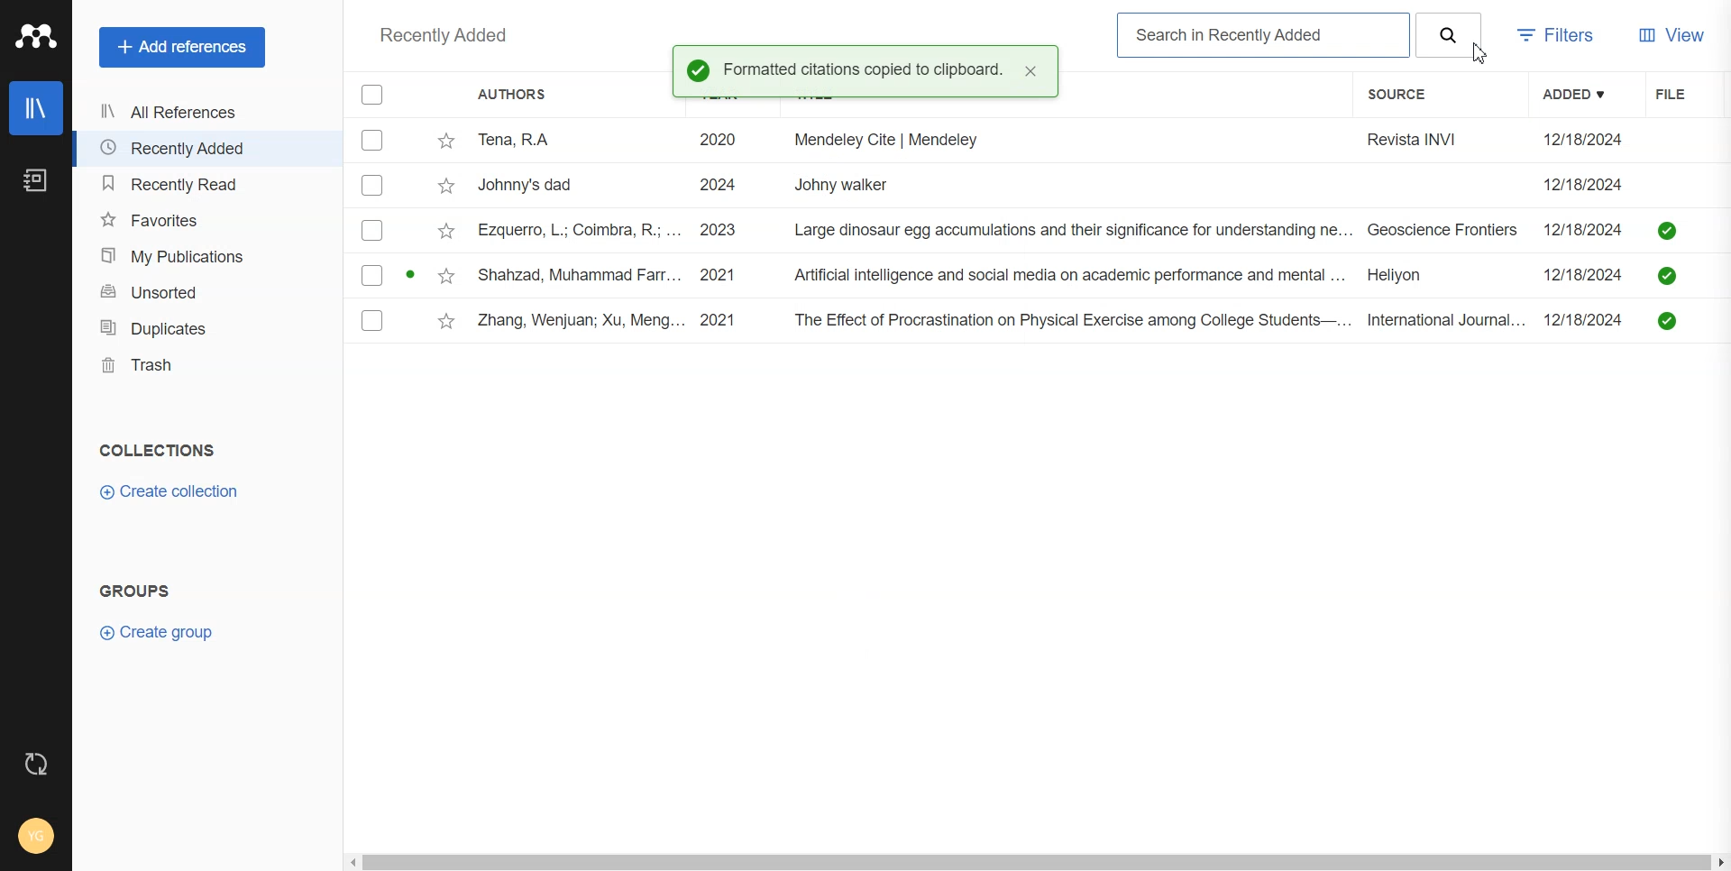  Describe the element at coordinates (371, 232) in the screenshot. I see `Checkbox` at that location.